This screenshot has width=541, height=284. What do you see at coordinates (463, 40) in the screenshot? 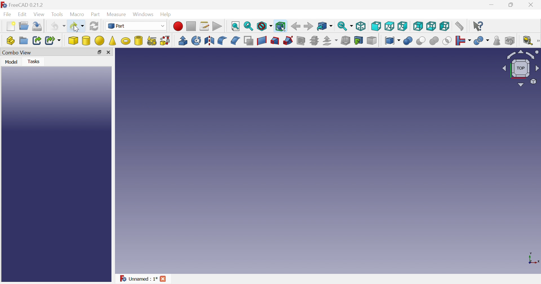
I see `Join objects...` at bounding box center [463, 40].